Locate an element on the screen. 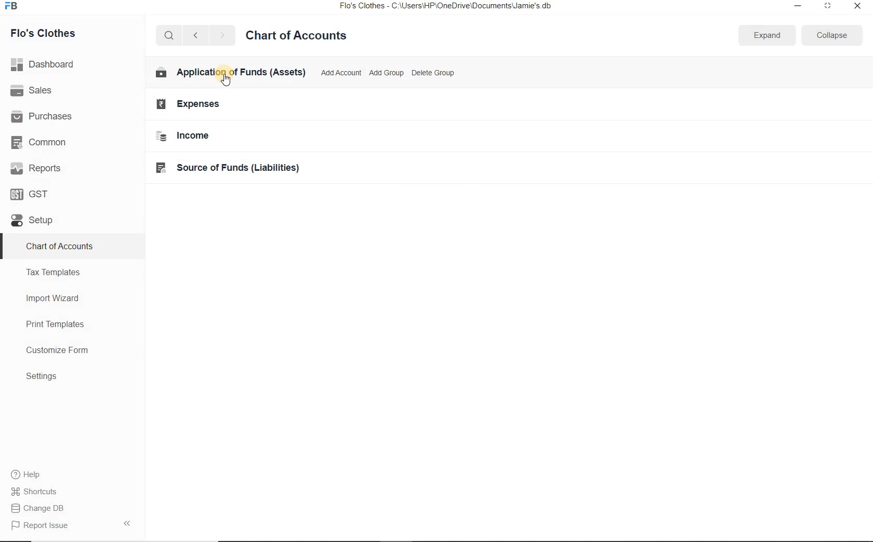  Chart of Accounts is located at coordinates (302, 34).